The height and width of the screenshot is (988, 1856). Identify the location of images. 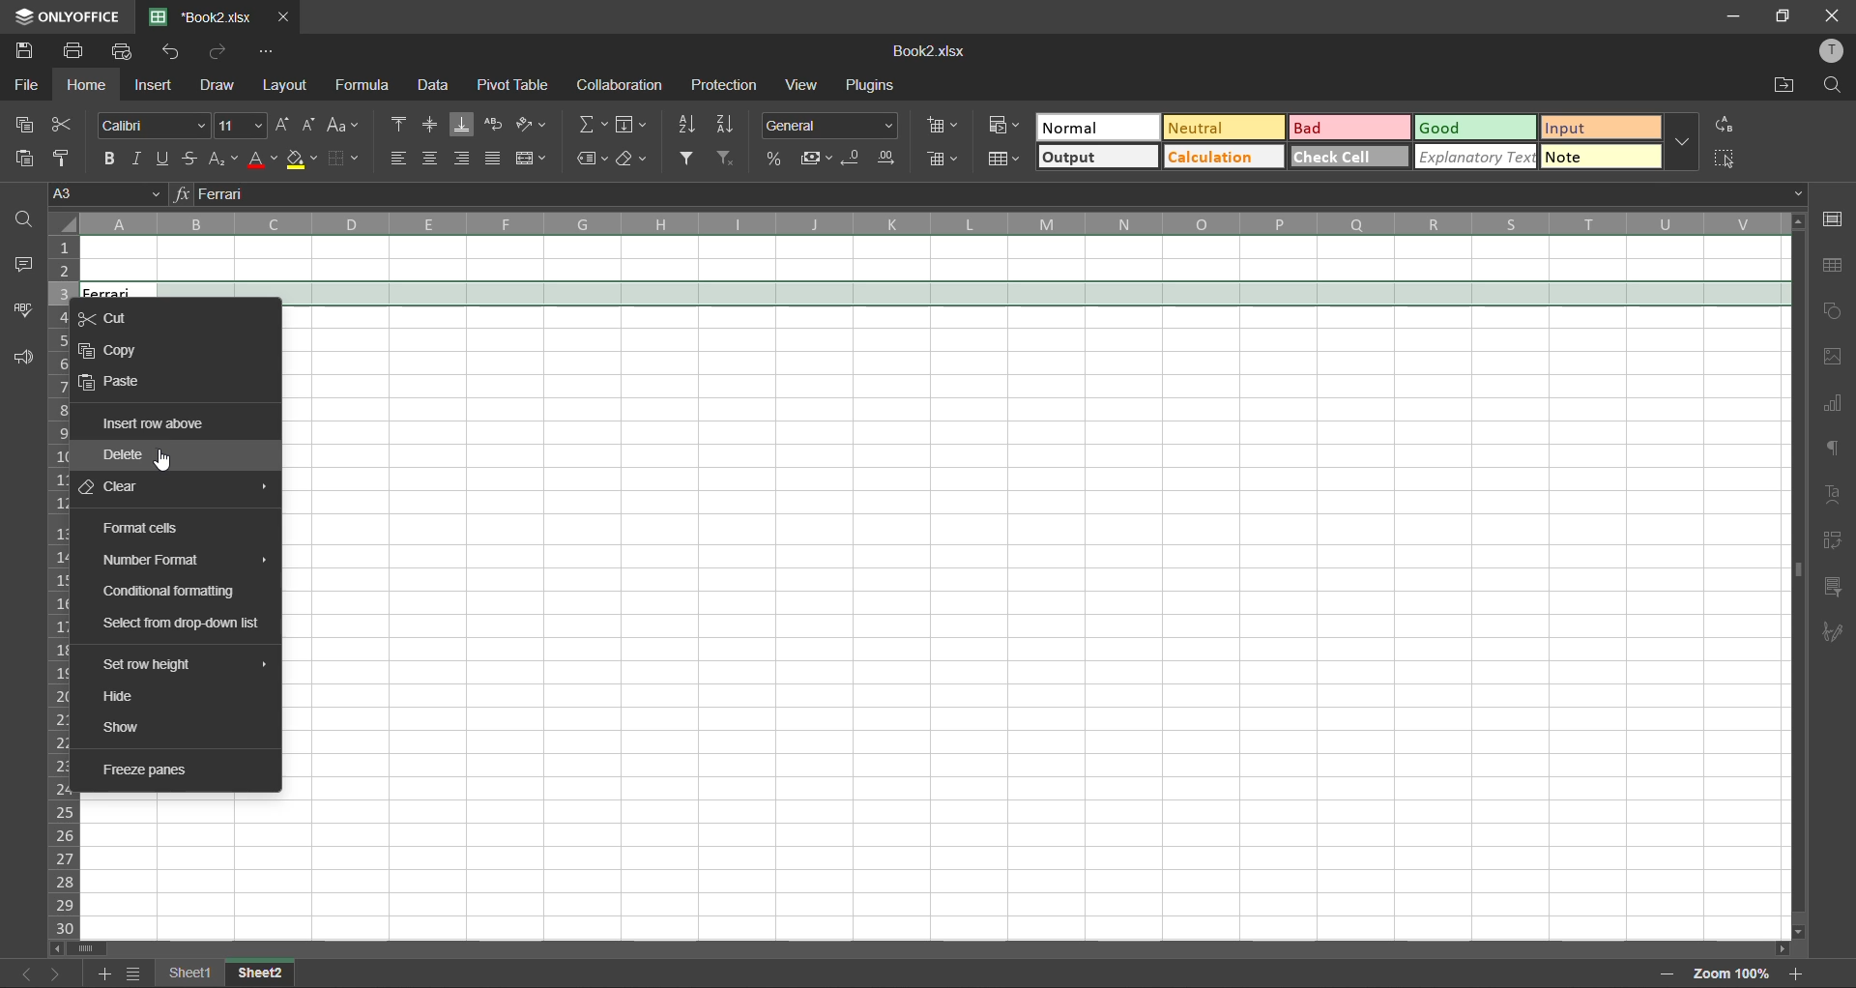
(1837, 357).